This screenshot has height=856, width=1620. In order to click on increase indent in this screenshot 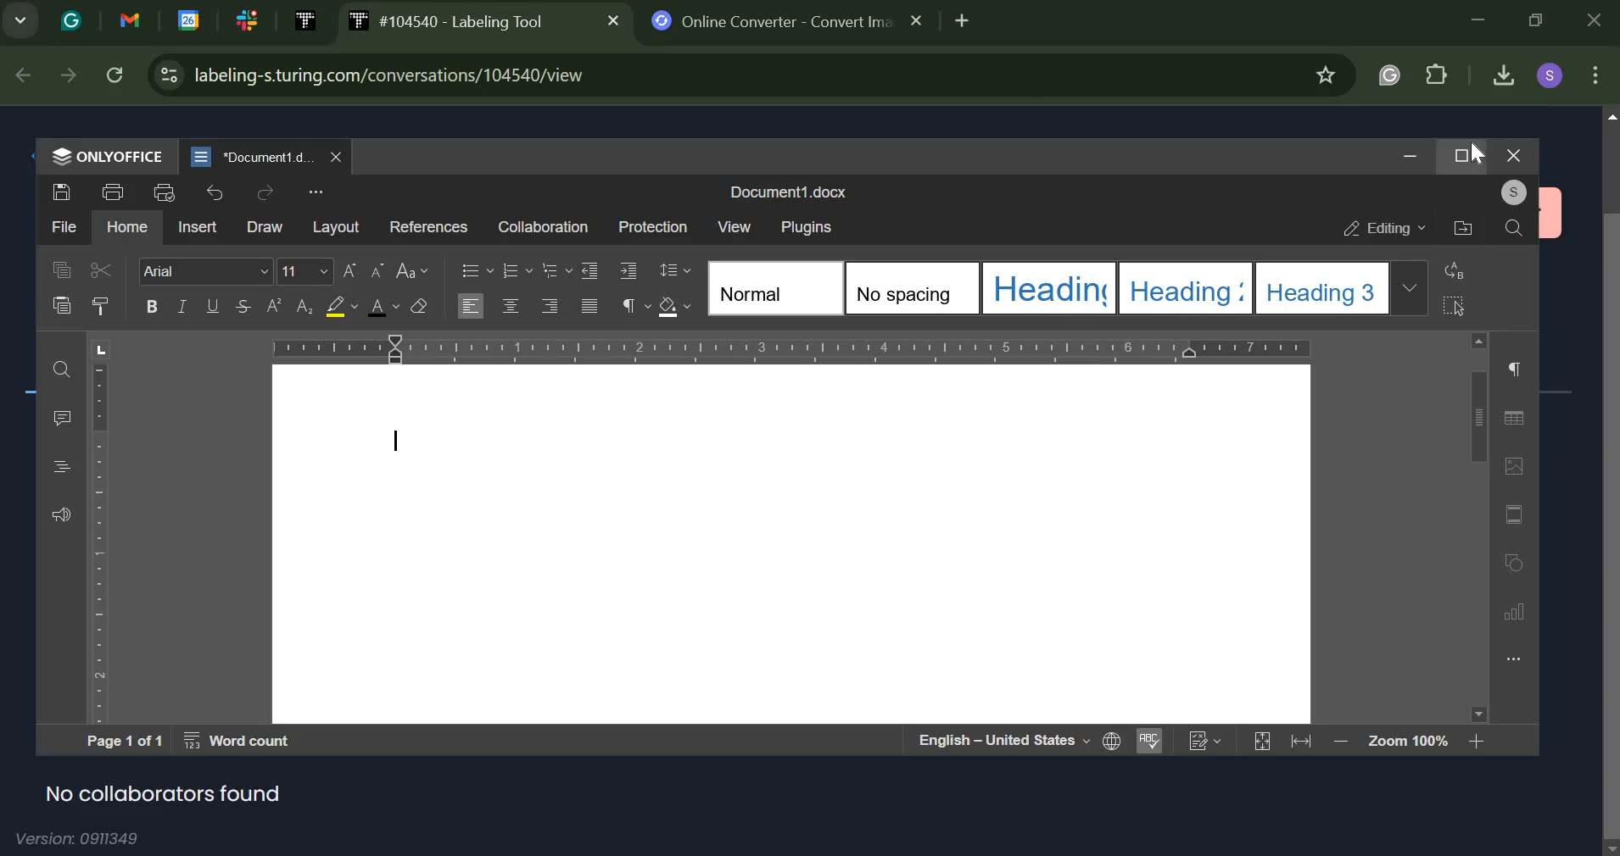, I will do `click(630, 270)`.